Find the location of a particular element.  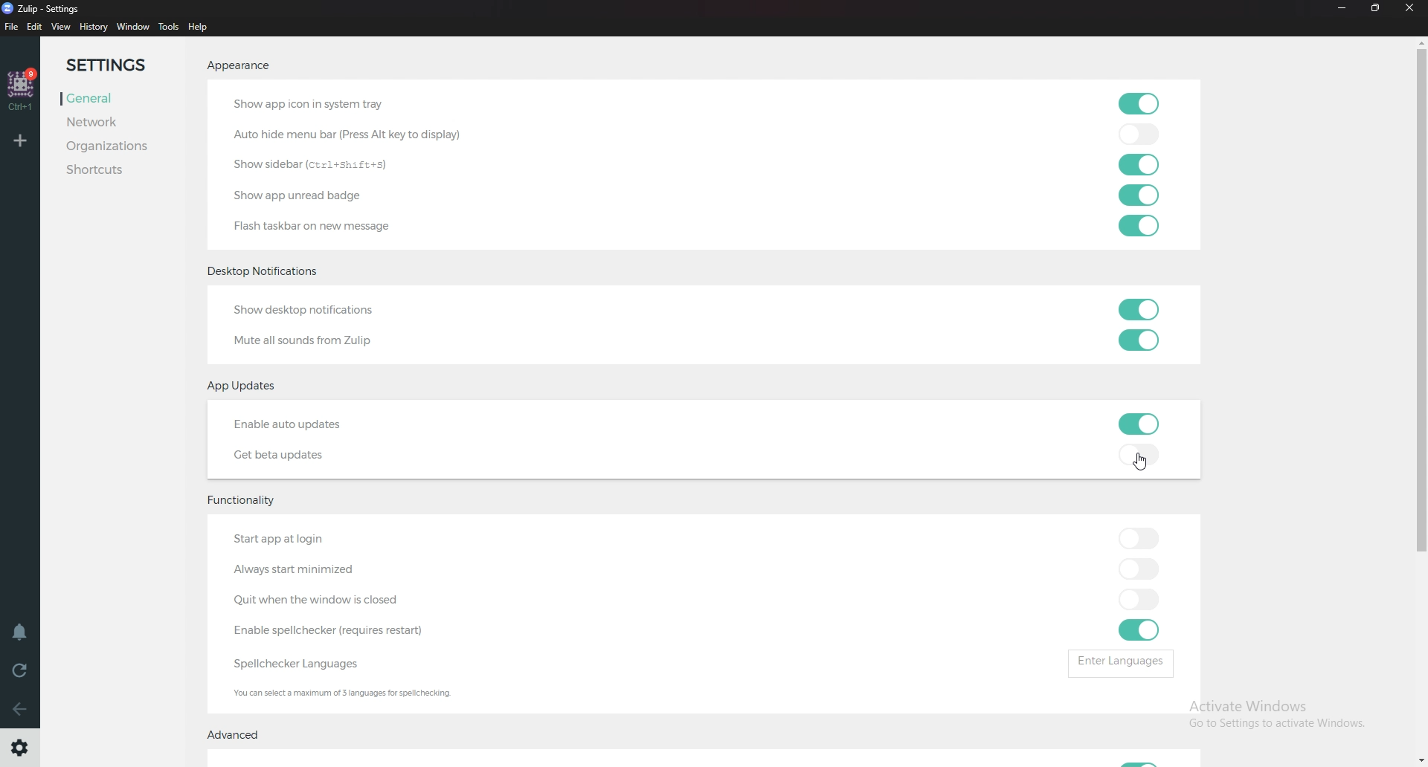

Network is located at coordinates (127, 123).